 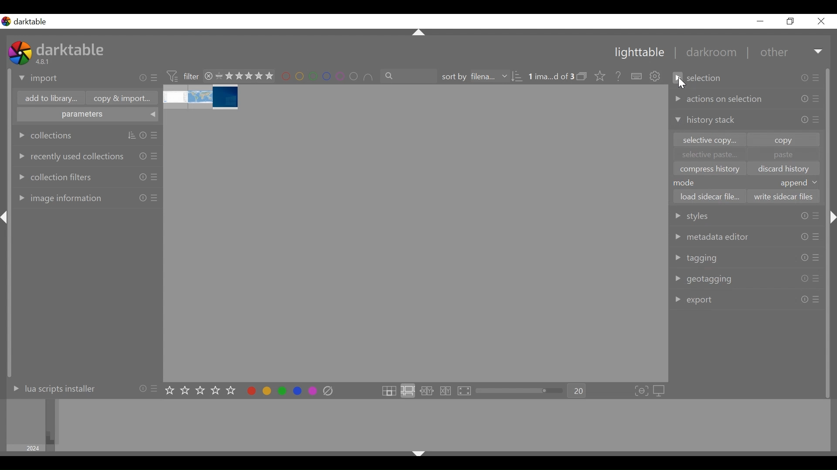 I want to click on info, so click(x=804, y=279).